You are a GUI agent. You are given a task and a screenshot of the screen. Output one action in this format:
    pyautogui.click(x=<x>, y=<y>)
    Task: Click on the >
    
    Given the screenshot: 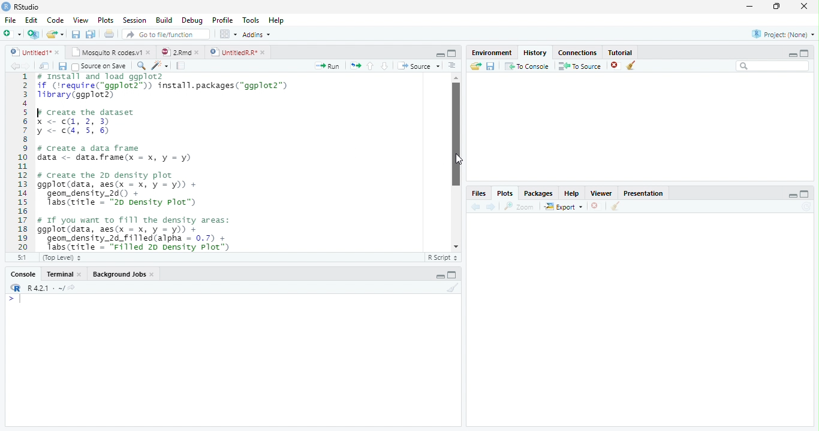 What is the action you would take?
    pyautogui.click(x=14, y=299)
    